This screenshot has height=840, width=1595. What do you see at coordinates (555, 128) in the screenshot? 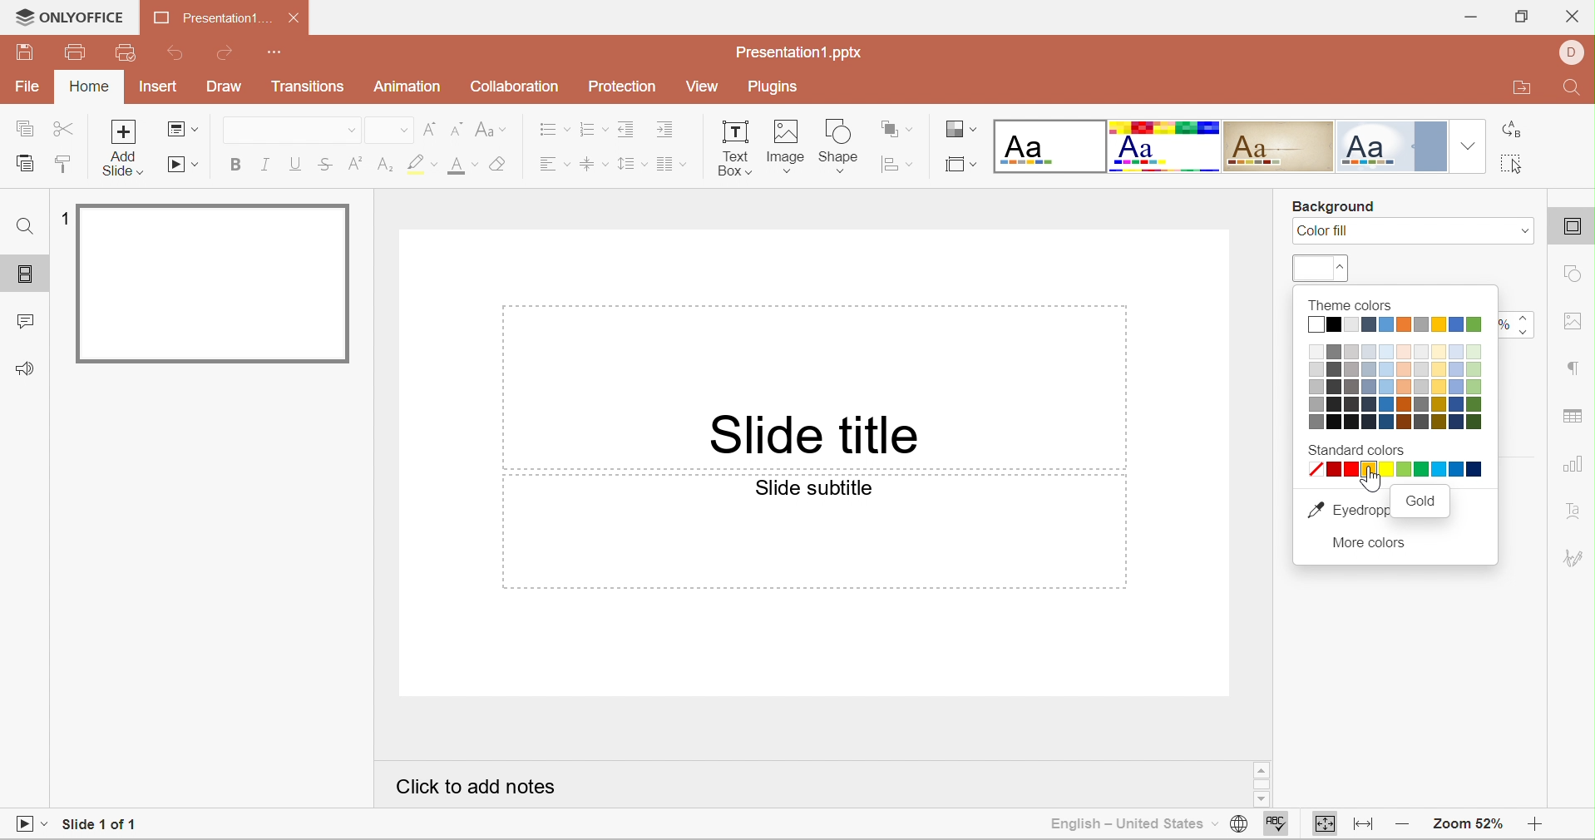
I see `Bullets` at bounding box center [555, 128].